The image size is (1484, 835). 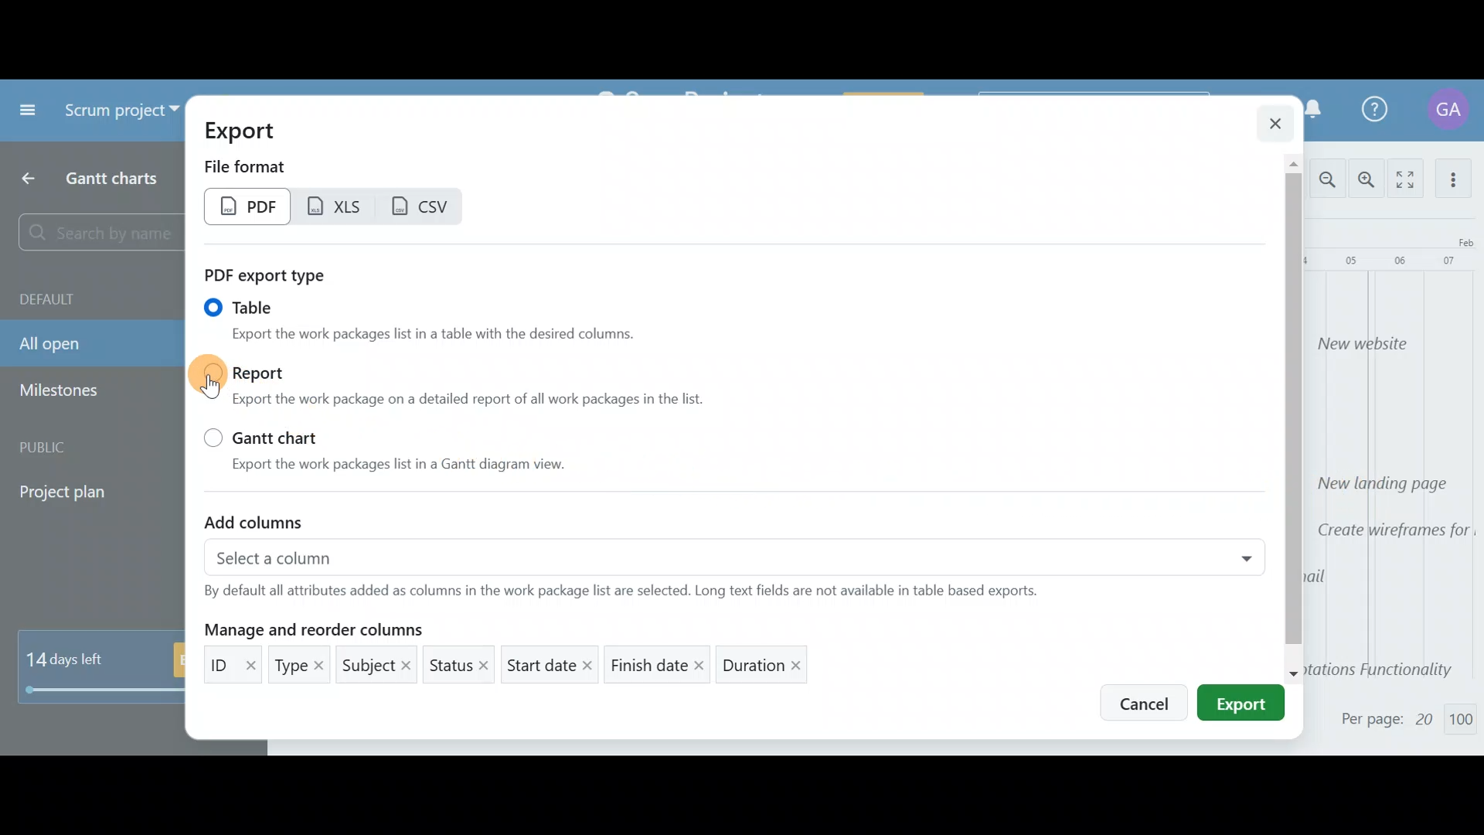 I want to click on Cancel, so click(x=1147, y=700).